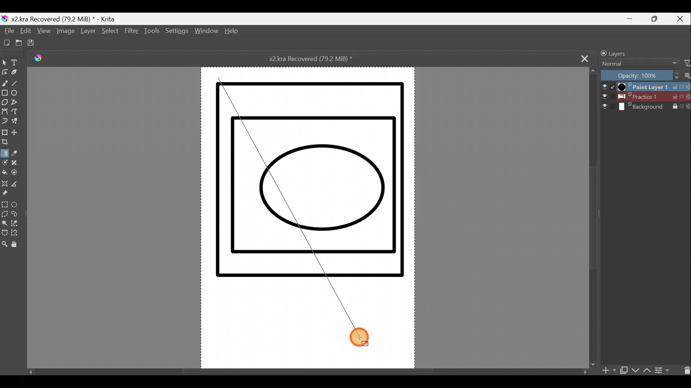  Describe the element at coordinates (5, 121) in the screenshot. I see `Dynamic brush tool` at that location.